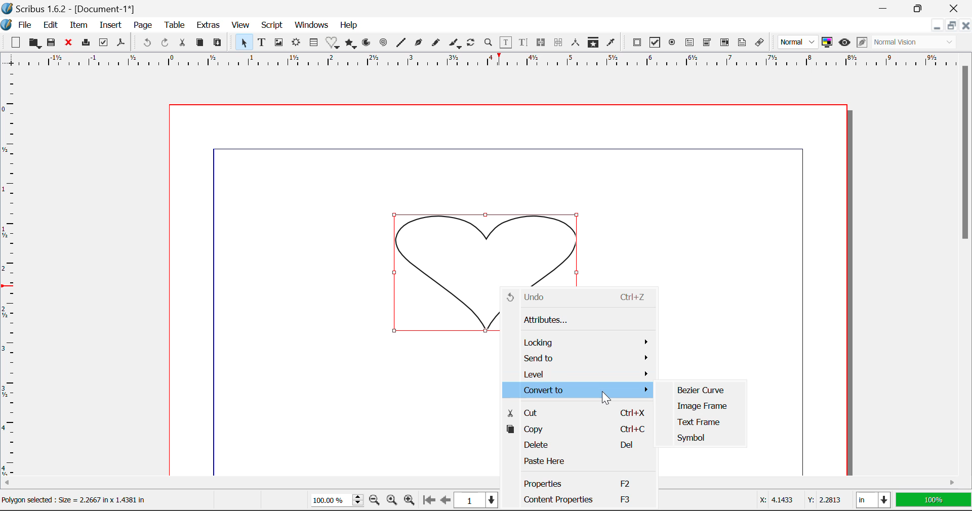 The image size is (972, 511). What do you see at coordinates (437, 42) in the screenshot?
I see `Freehand Curve` at bounding box center [437, 42].